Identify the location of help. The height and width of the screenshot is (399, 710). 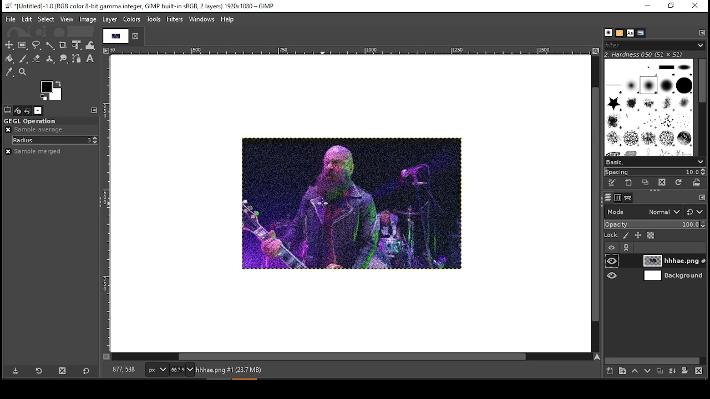
(229, 19).